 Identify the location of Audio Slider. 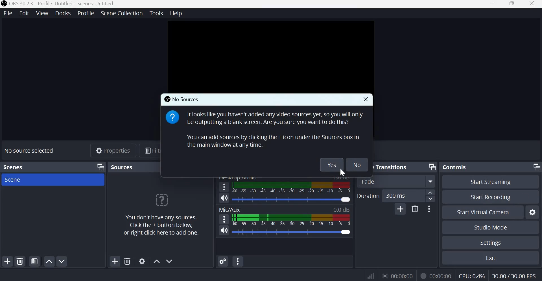
(345, 200).